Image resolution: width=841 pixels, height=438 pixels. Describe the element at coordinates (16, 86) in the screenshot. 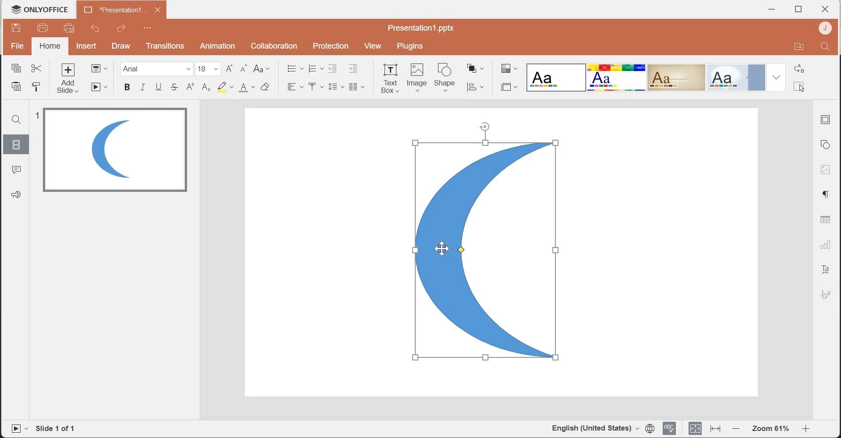

I see `Paste` at that location.